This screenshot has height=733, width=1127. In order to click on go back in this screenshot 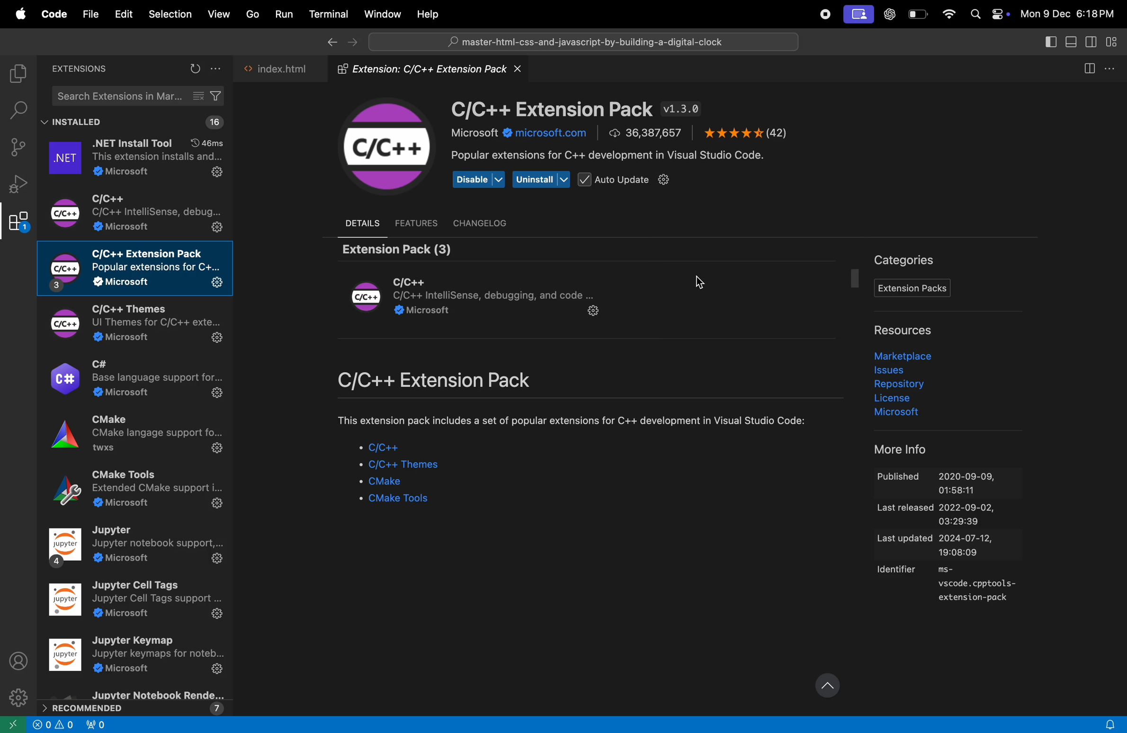, I will do `click(330, 41)`.